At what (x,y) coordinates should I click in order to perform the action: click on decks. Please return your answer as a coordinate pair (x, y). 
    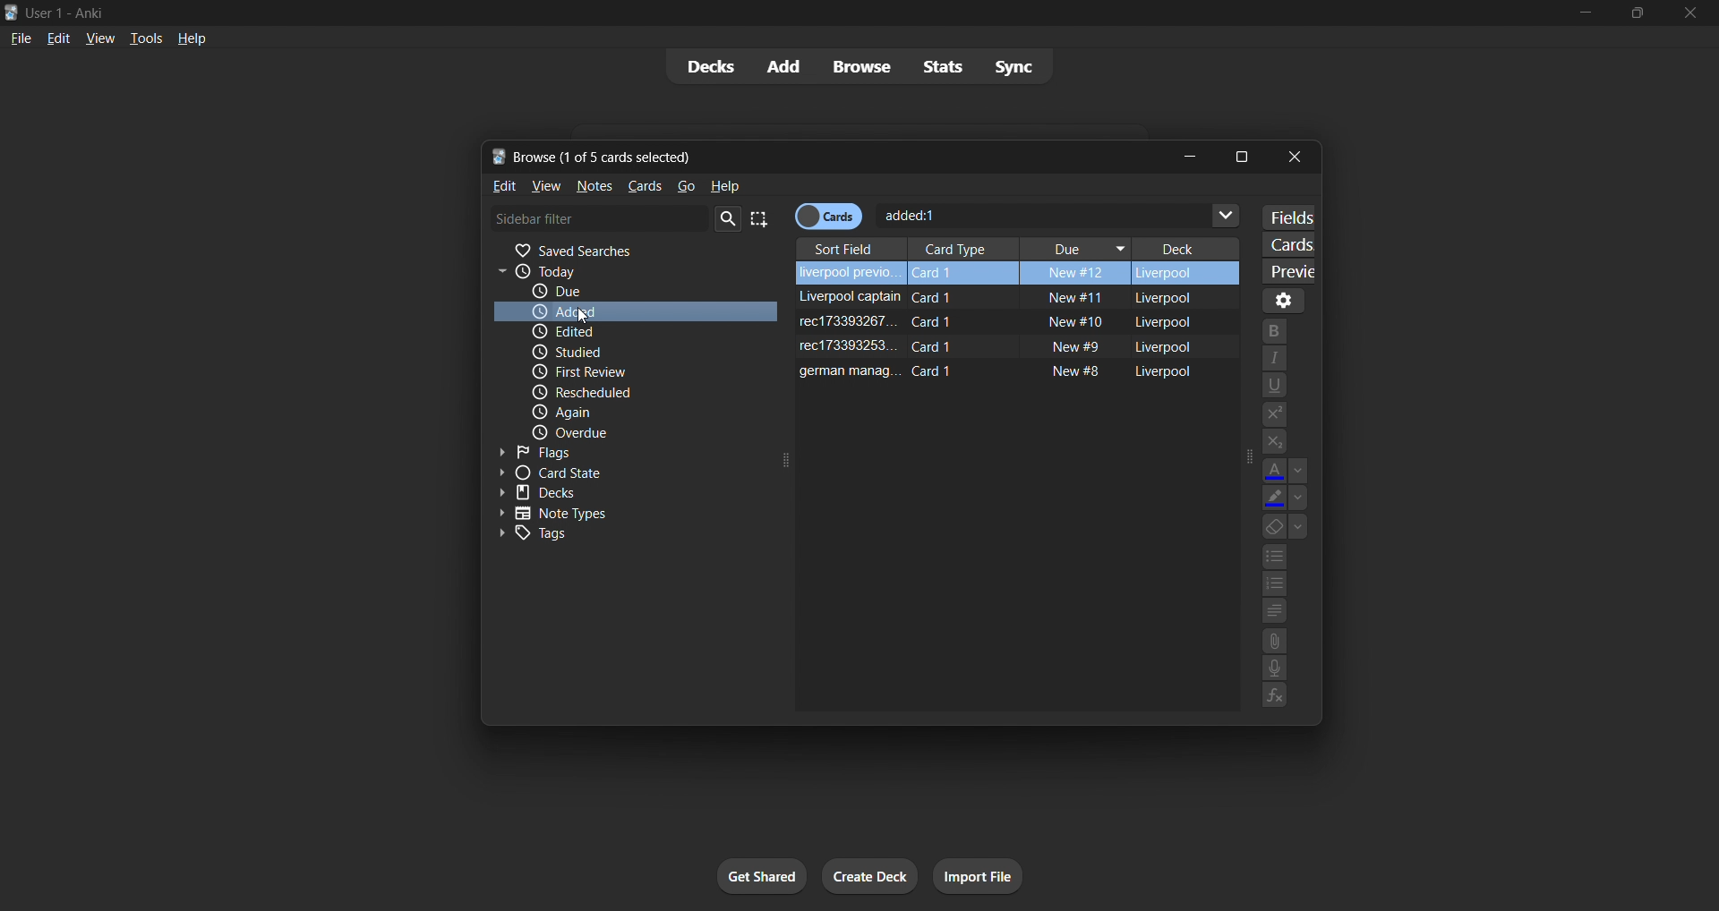
    Looking at the image, I should click on (699, 65).